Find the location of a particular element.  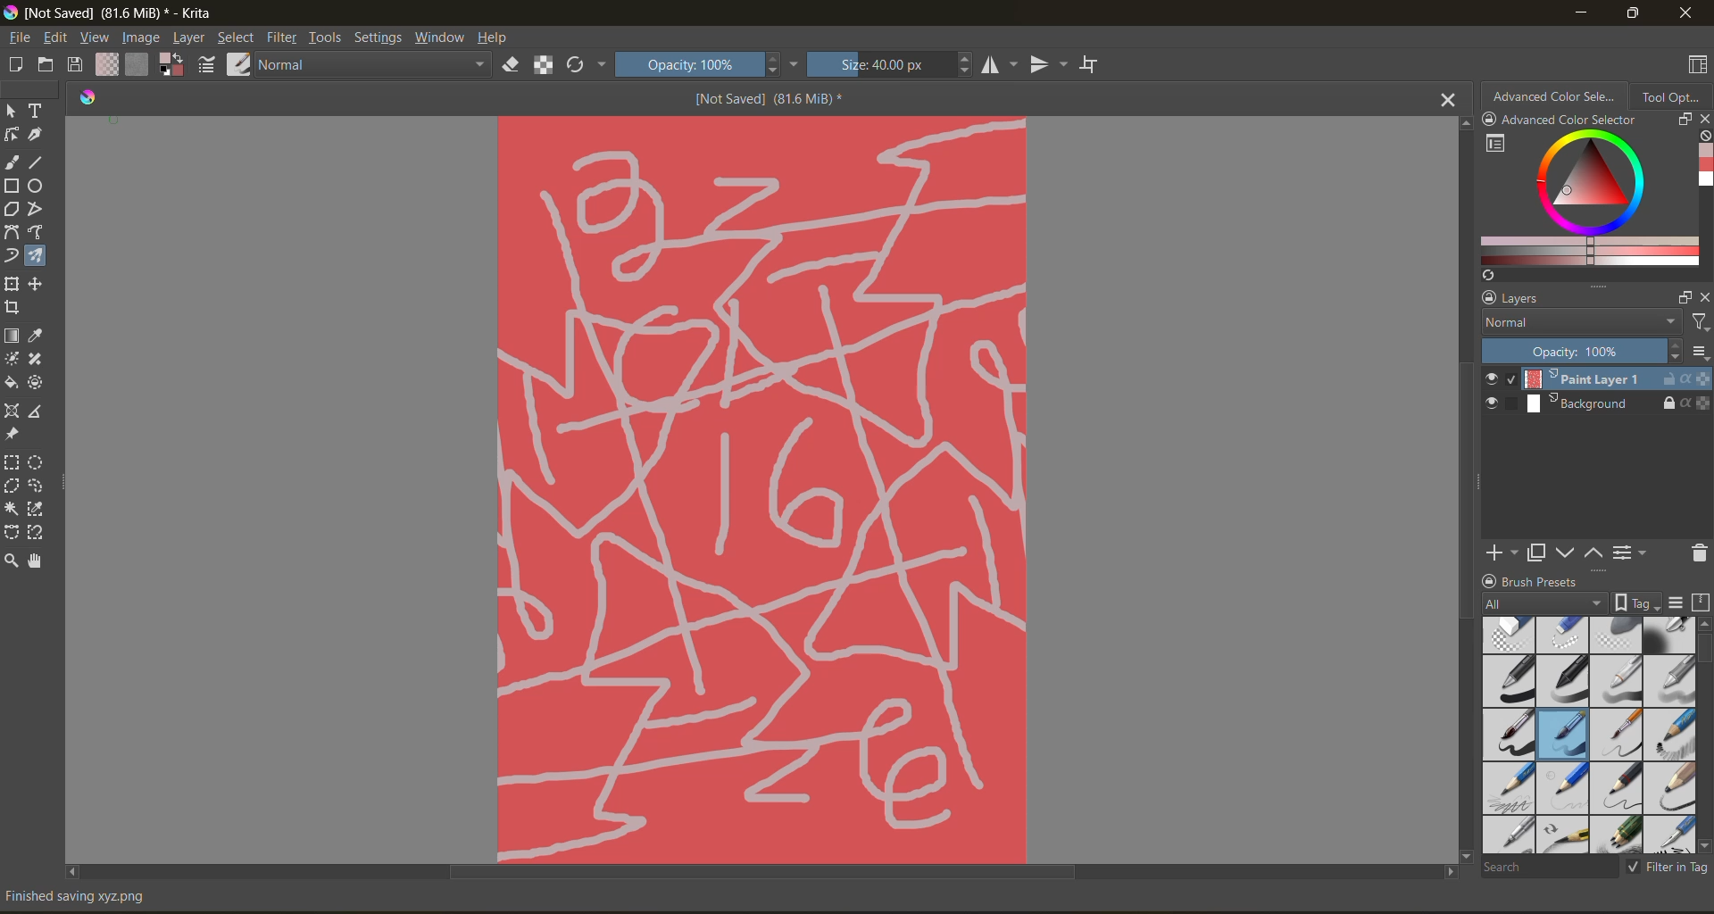

vertical scroll bar is located at coordinates (1703, 735).